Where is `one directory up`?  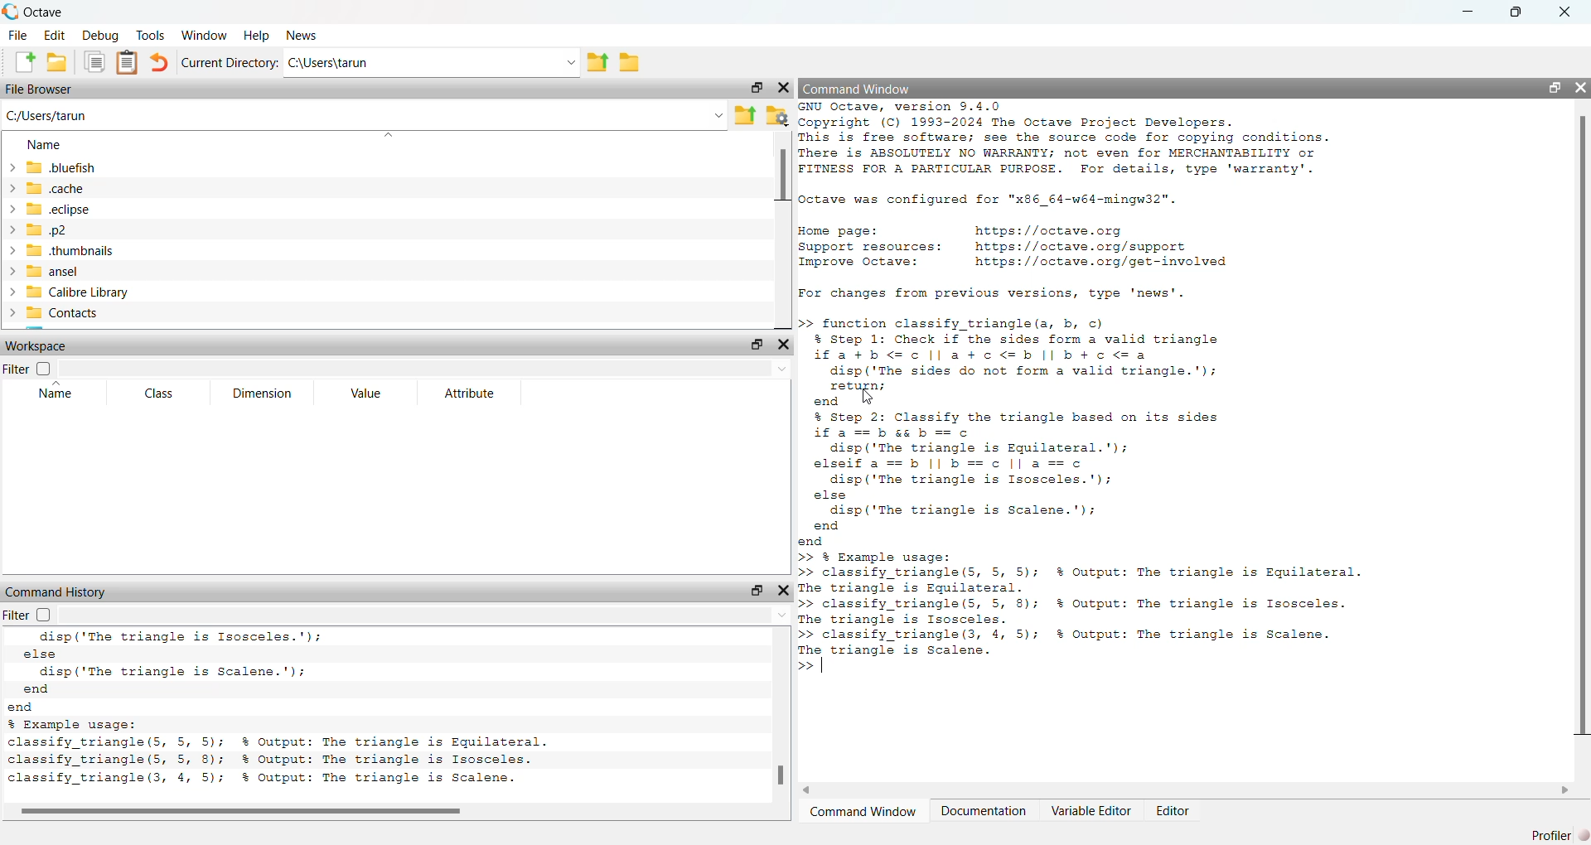
one directory up is located at coordinates (596, 62).